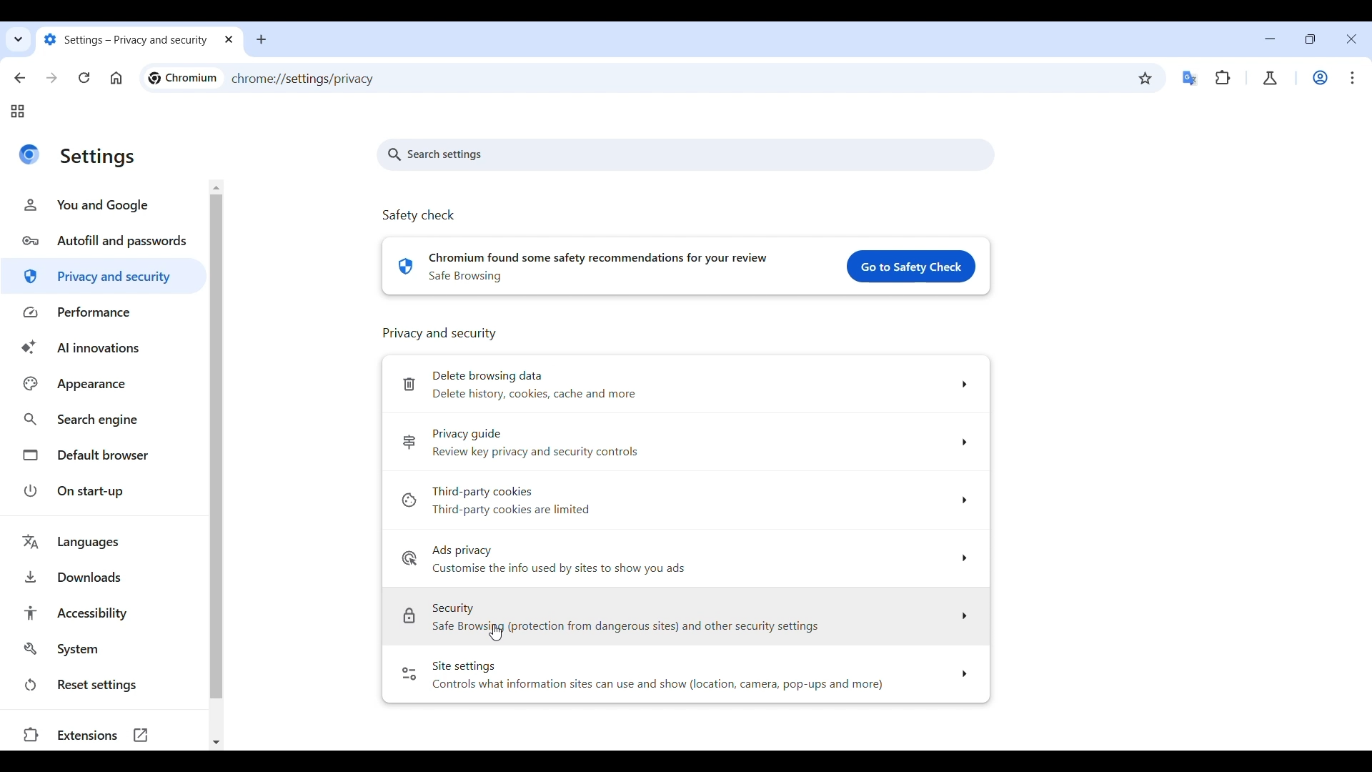 The width and height of the screenshot is (1372, 772). I want to click on AI innovations, so click(105, 348).